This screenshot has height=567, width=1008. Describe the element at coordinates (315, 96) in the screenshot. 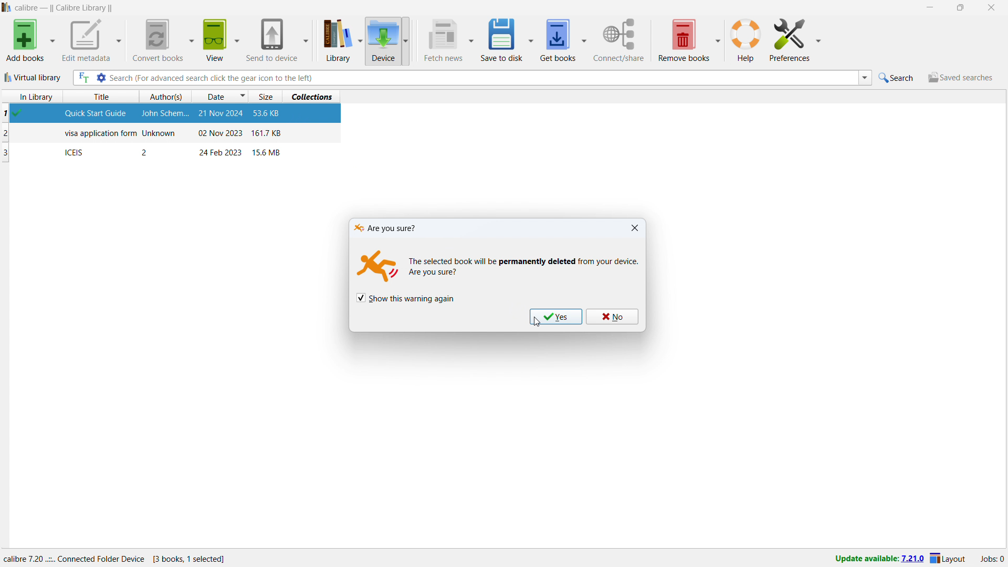

I see `sort by collections` at that location.